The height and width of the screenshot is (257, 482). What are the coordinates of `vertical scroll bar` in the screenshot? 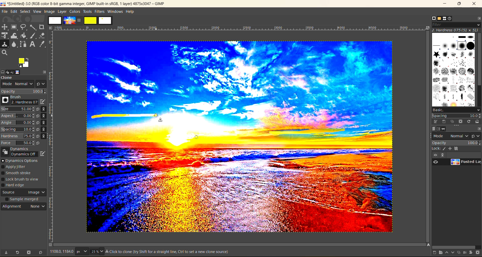 It's located at (479, 60).